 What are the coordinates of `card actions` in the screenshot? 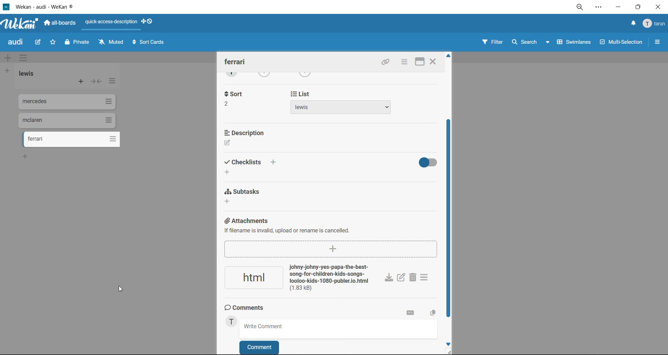 It's located at (403, 63).